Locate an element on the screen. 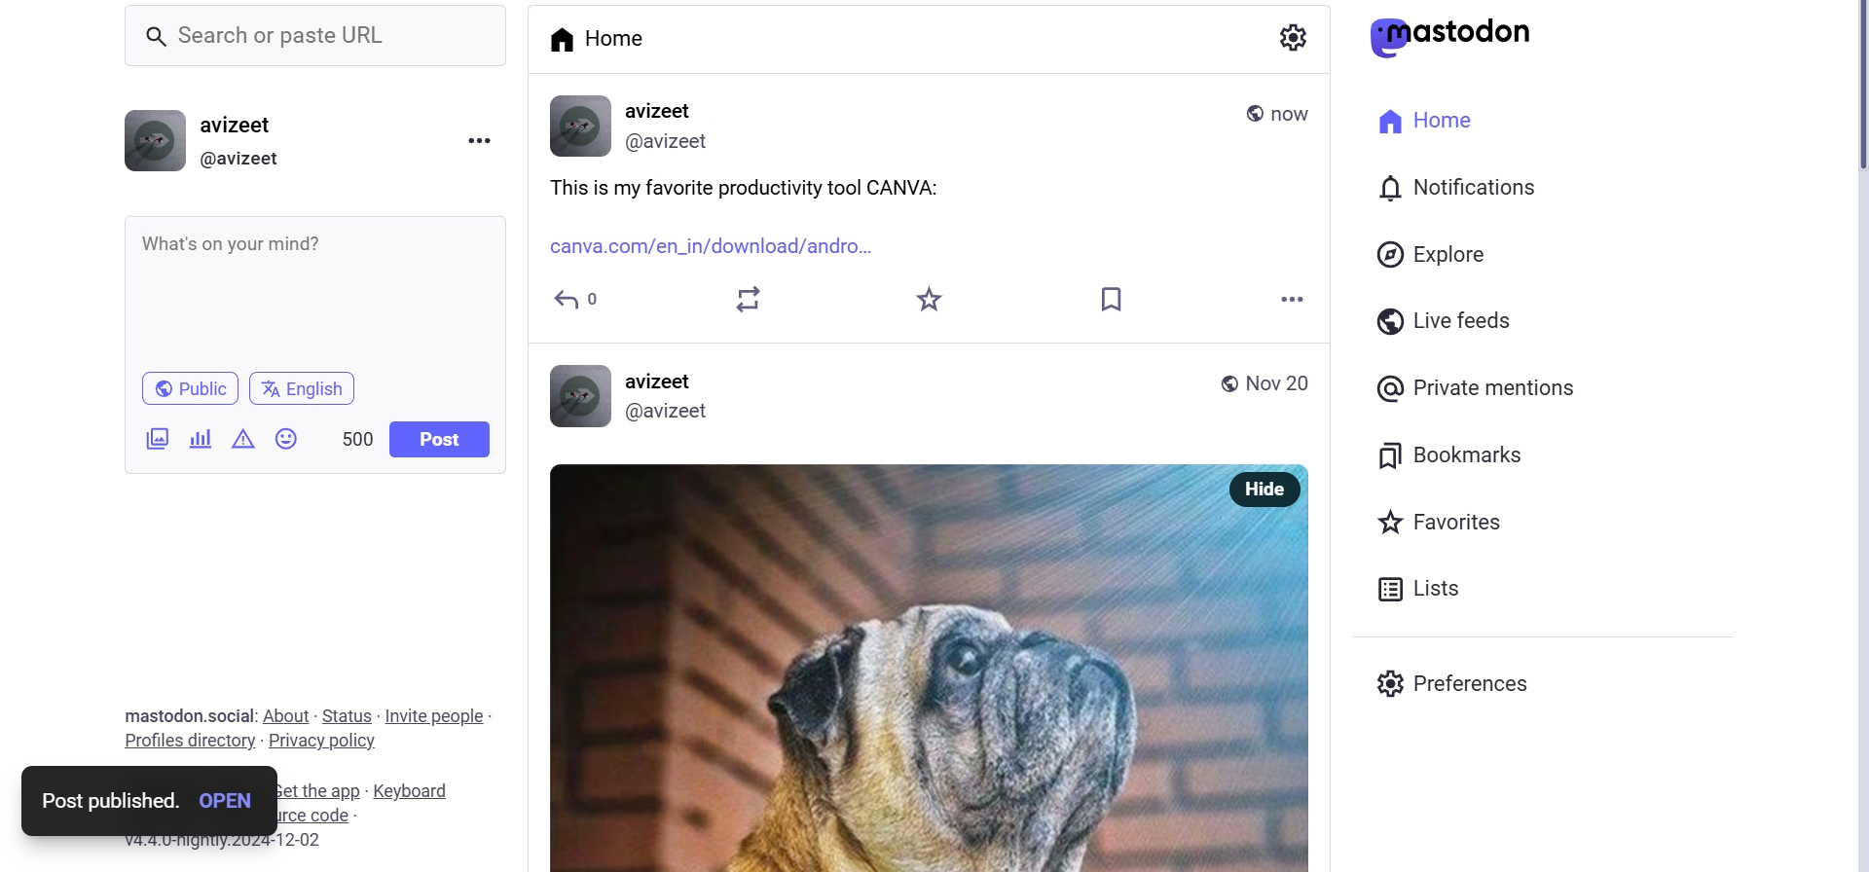 The width and height of the screenshot is (1869, 872). profiles directories is located at coordinates (189, 743).